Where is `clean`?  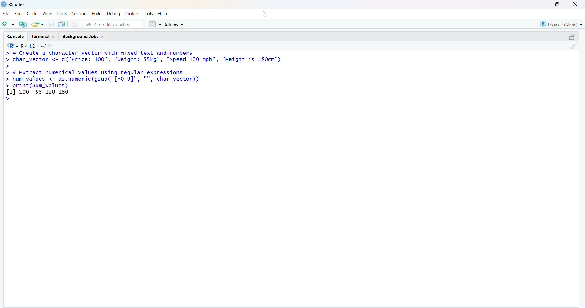 clean is located at coordinates (573, 45).